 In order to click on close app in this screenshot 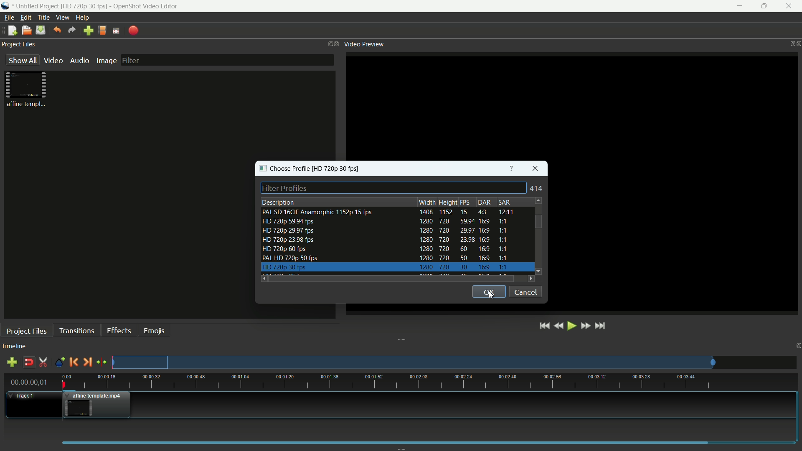, I will do `click(791, 6)`.